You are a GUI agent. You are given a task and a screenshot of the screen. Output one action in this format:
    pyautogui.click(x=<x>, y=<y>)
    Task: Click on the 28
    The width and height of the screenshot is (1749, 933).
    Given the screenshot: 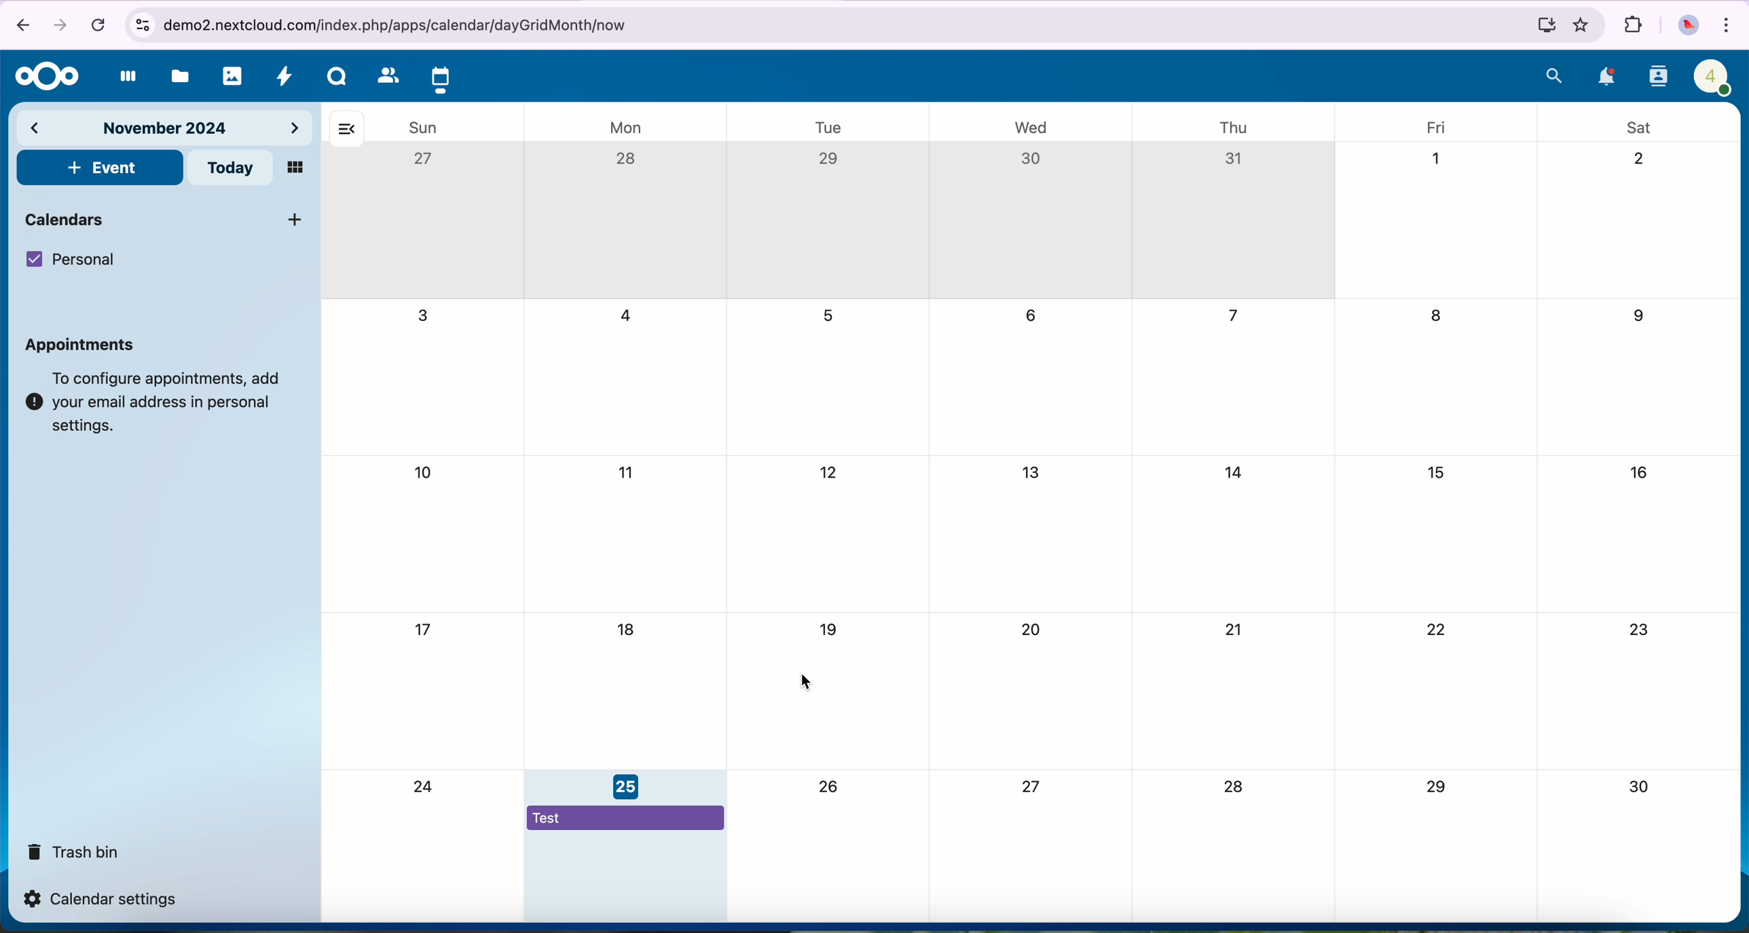 What is the action you would take?
    pyautogui.click(x=1234, y=788)
    